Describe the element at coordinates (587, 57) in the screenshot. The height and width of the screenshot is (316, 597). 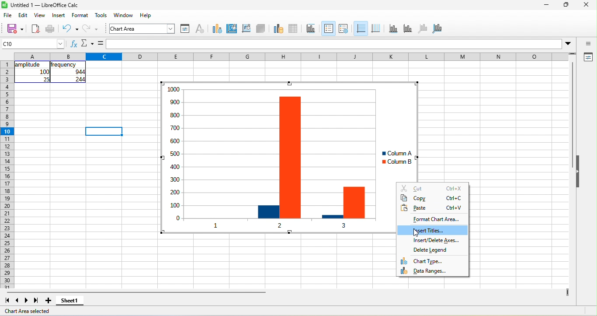
I see `properties` at that location.